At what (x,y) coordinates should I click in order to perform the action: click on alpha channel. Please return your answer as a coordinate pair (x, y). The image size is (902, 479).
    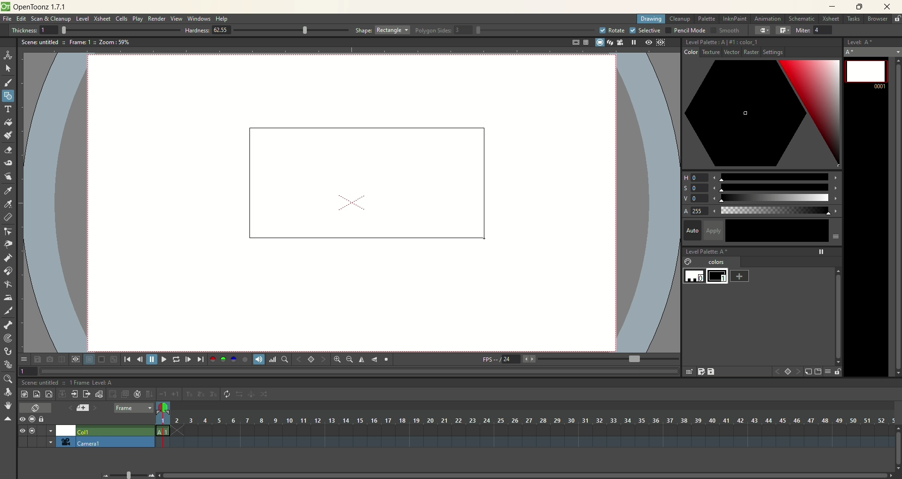
    Looking at the image, I should click on (245, 359).